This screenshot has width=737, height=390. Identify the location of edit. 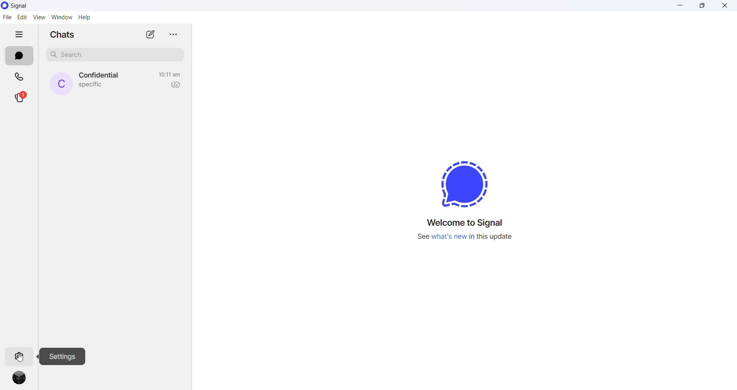
(22, 17).